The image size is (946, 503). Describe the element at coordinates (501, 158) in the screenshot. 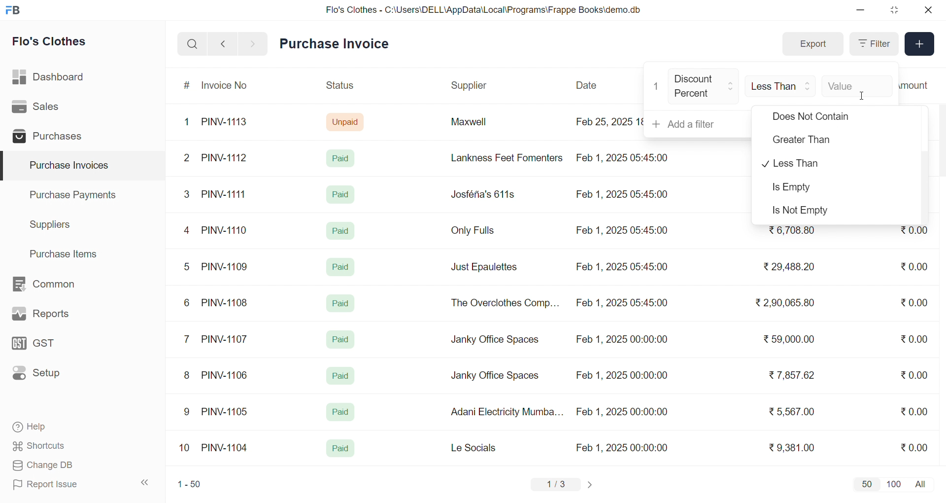

I see `Lankness Feet Fomenters` at that location.